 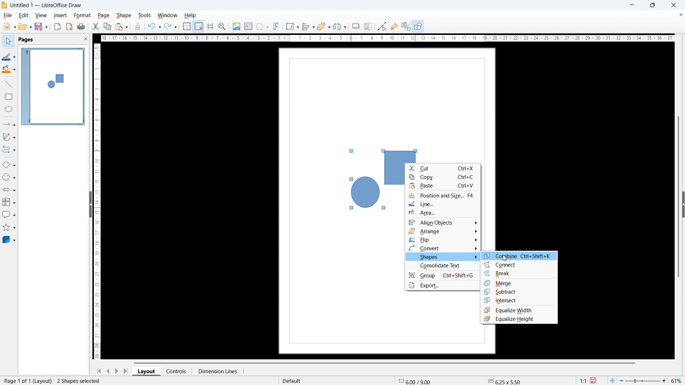 What do you see at coordinates (223, 27) in the screenshot?
I see `zoom` at bounding box center [223, 27].